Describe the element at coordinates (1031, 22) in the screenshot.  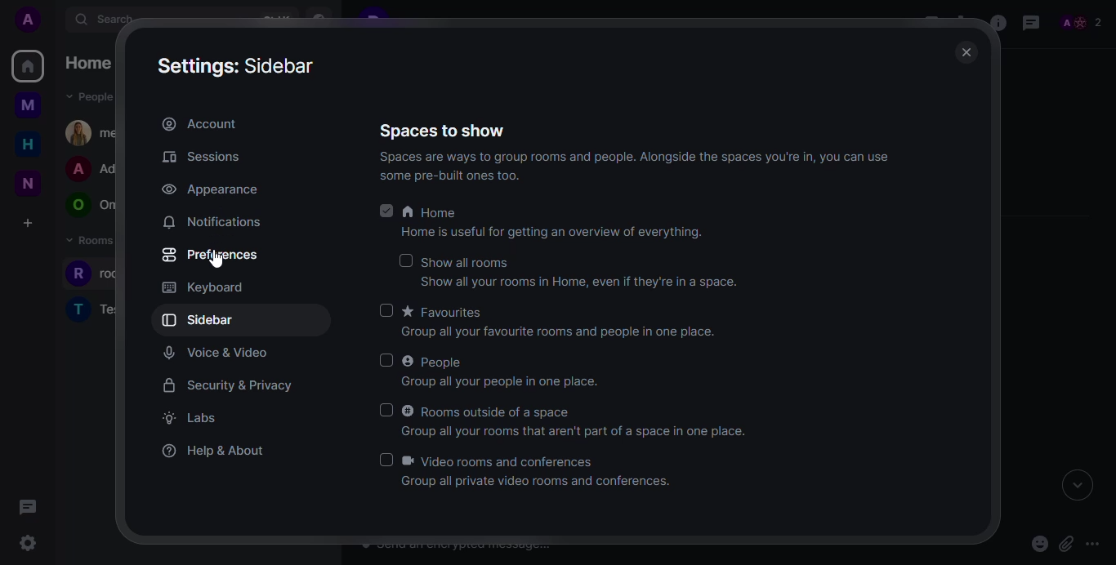
I see `threads` at that location.